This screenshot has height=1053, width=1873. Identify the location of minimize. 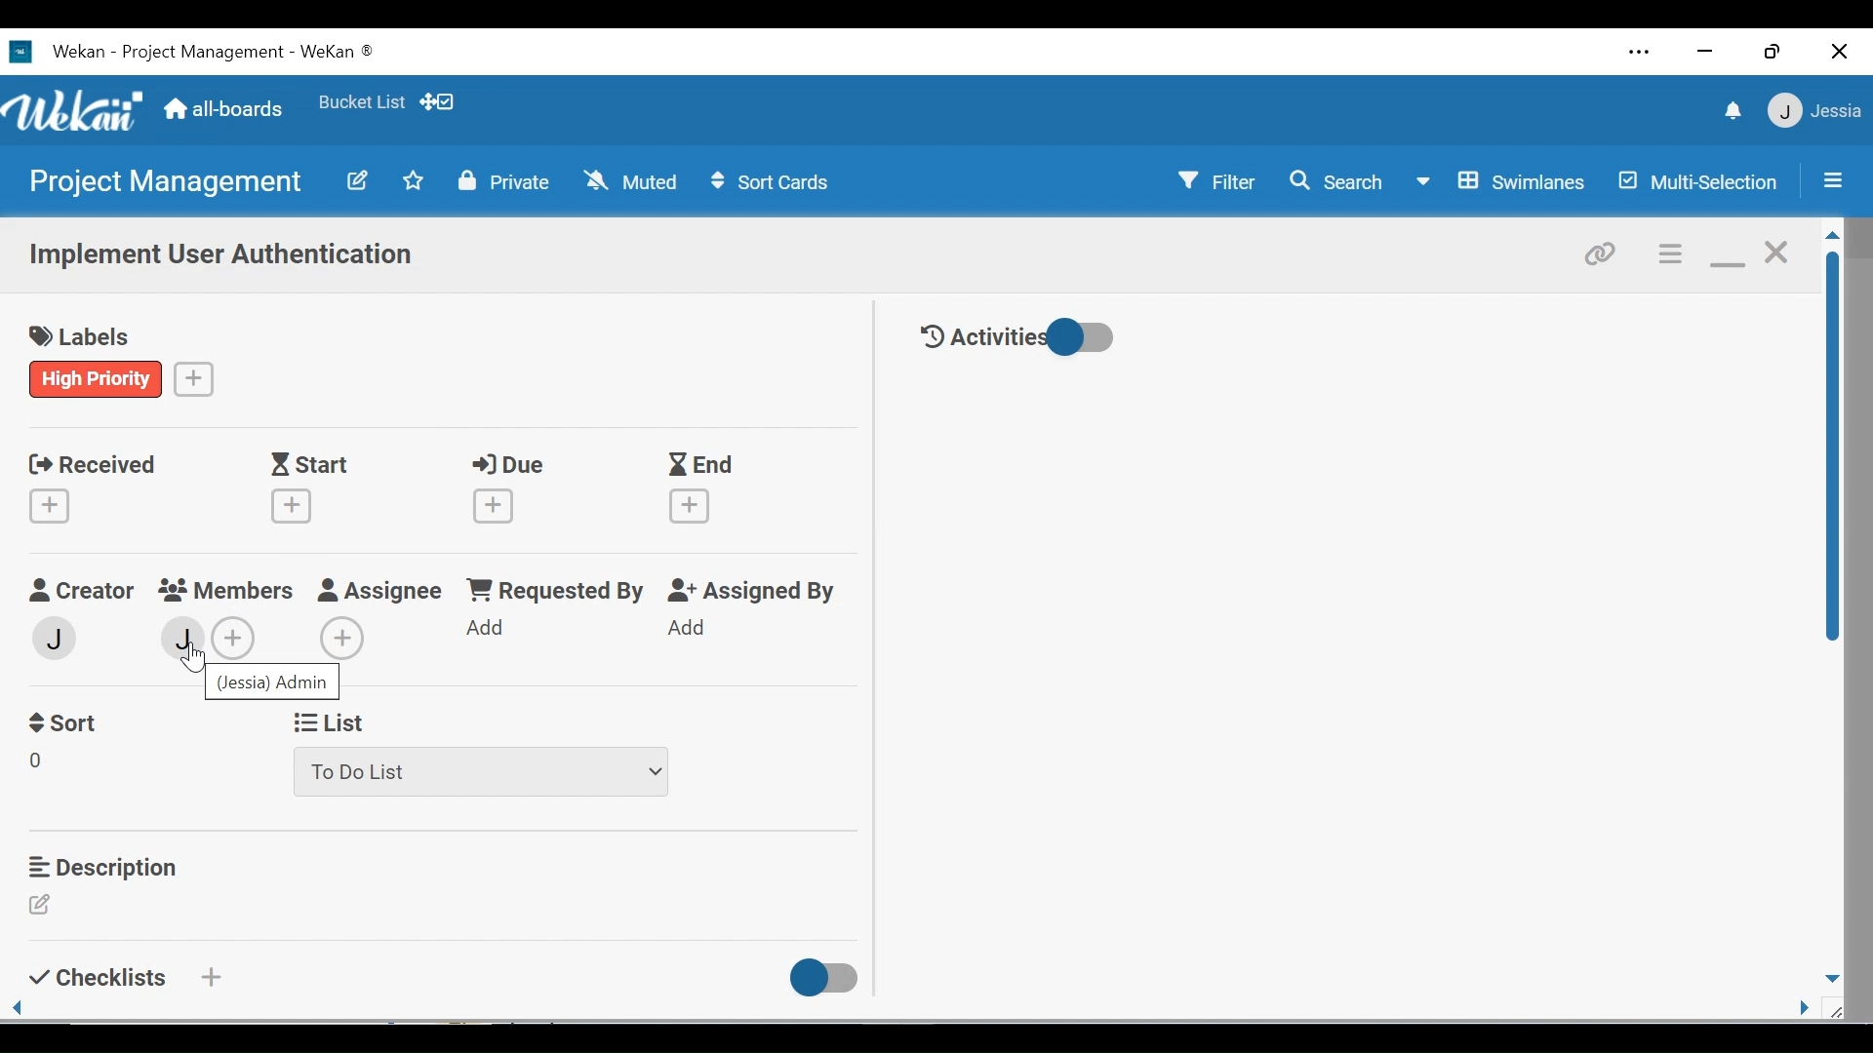
(1708, 52).